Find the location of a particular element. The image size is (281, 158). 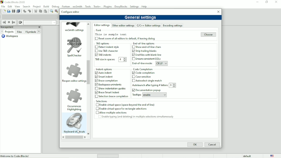

Build is located at coordinates (46, 6).